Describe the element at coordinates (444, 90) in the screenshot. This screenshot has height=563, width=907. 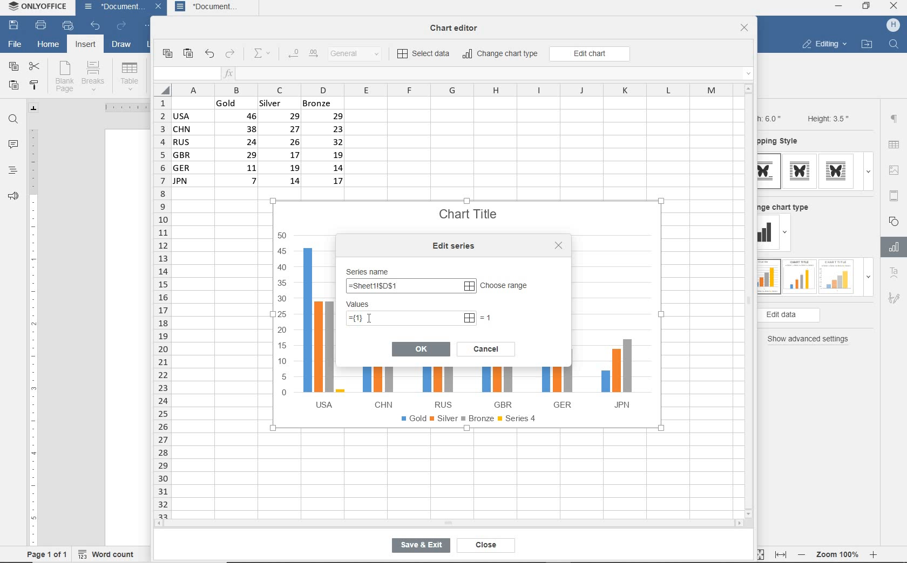
I see `columns` at that location.